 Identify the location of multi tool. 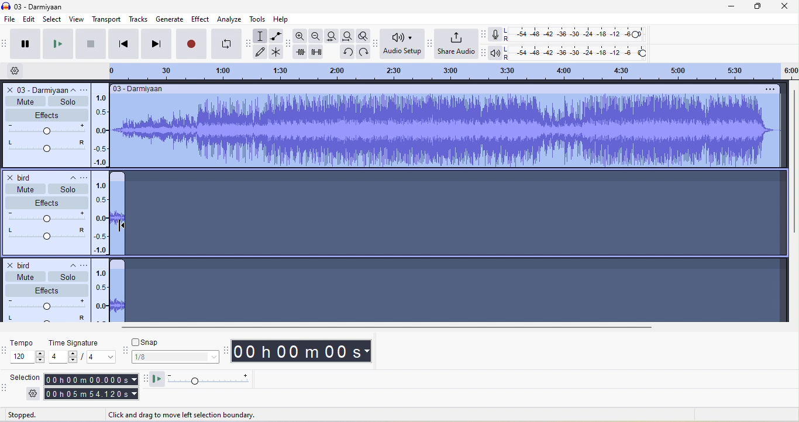
(278, 54).